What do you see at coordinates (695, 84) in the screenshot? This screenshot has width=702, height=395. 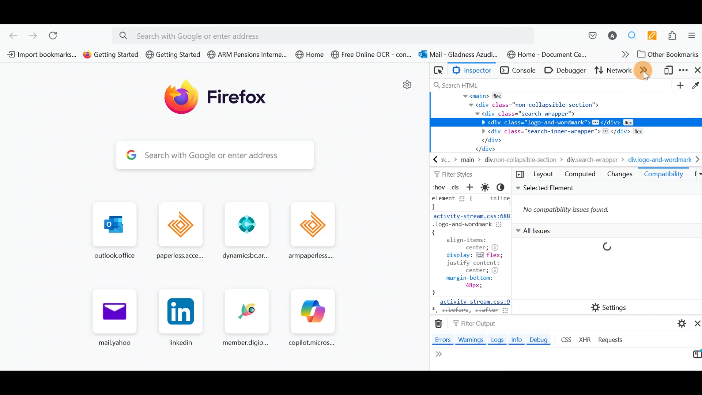 I see `Grab a colour from the page` at bounding box center [695, 84].